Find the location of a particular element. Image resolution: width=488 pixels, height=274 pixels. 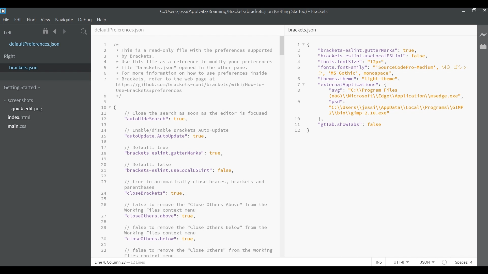

bracket.json is located at coordinates (303, 30).